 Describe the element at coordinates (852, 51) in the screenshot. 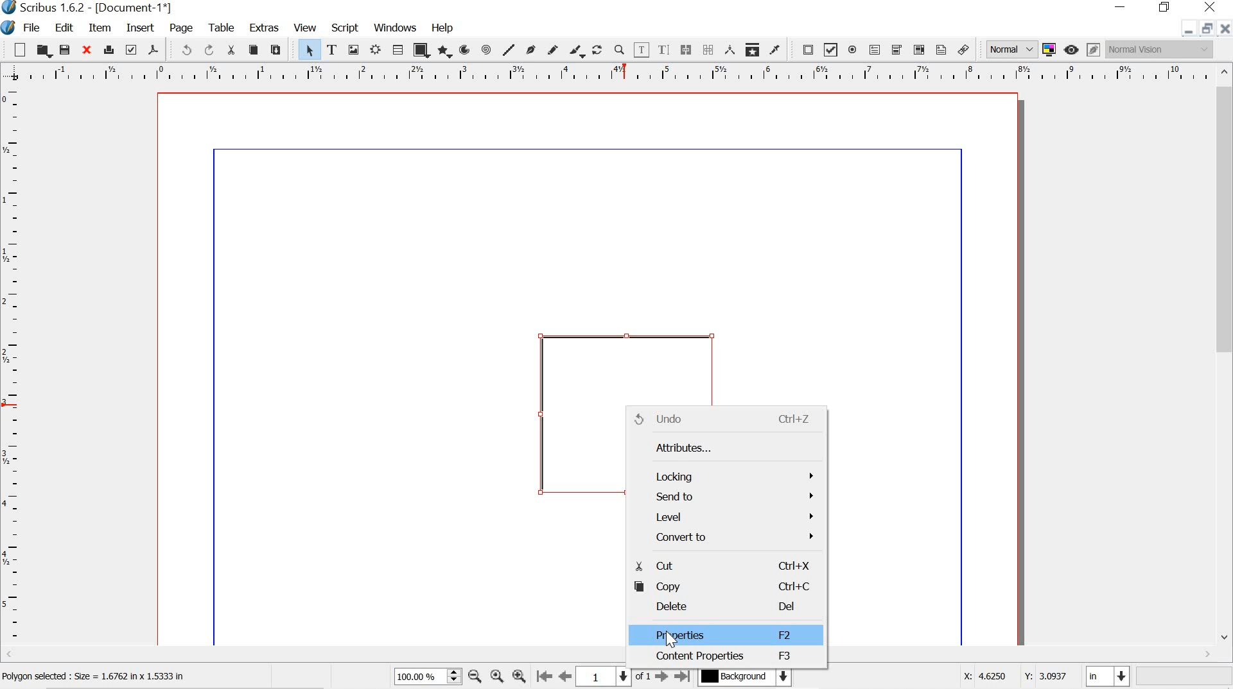

I see `pdf radio button` at that location.